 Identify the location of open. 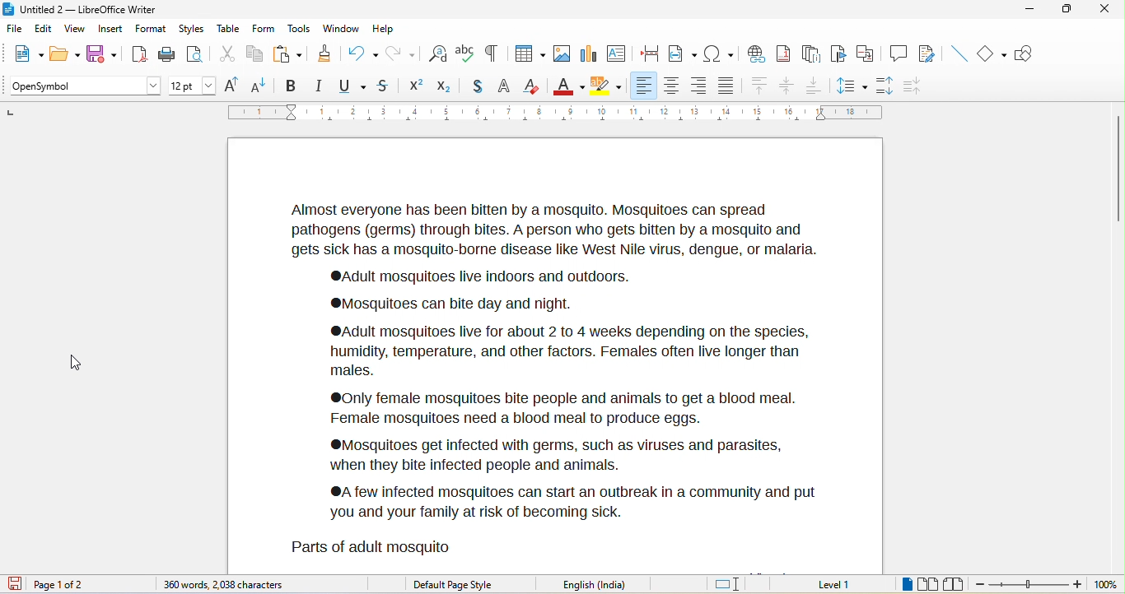
(64, 53).